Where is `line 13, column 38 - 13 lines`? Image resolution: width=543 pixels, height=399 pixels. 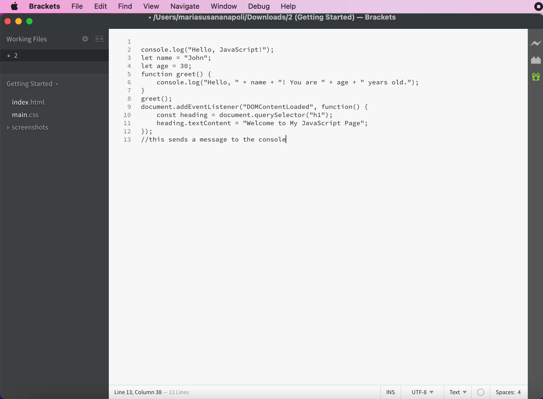 line 13, column 38 - 13 lines is located at coordinates (150, 392).